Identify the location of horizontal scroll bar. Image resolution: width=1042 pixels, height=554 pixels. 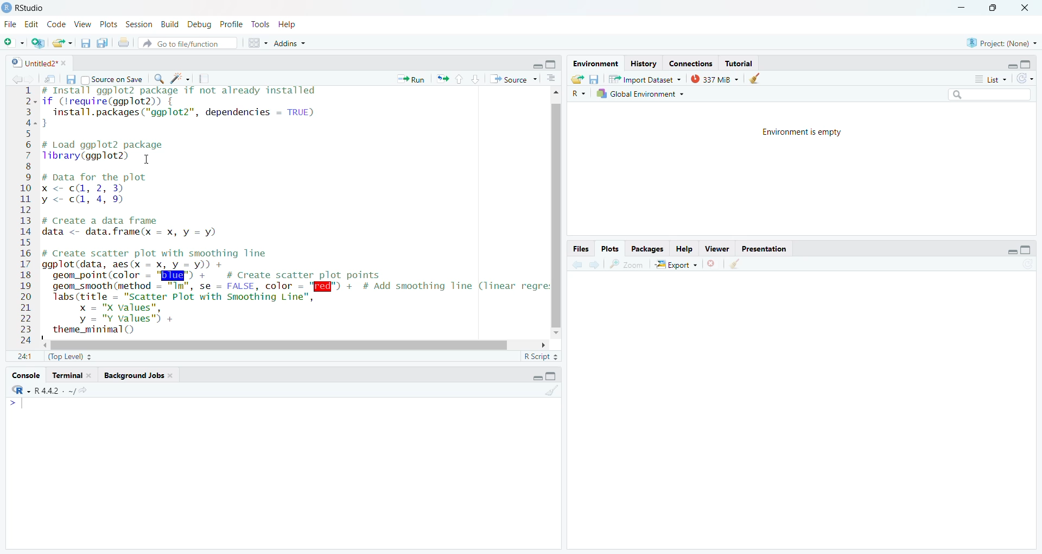
(278, 344).